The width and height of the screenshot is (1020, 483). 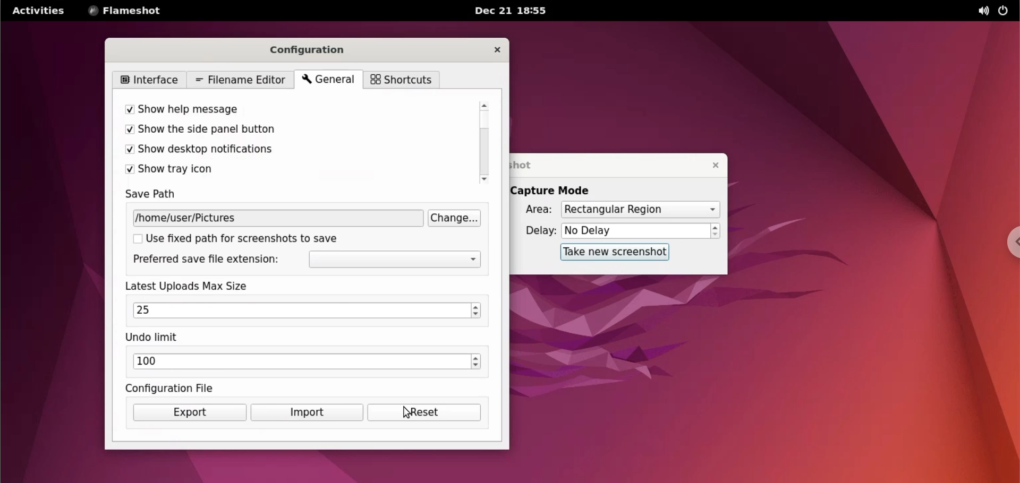 What do you see at coordinates (482, 141) in the screenshot?
I see `scroll bar` at bounding box center [482, 141].